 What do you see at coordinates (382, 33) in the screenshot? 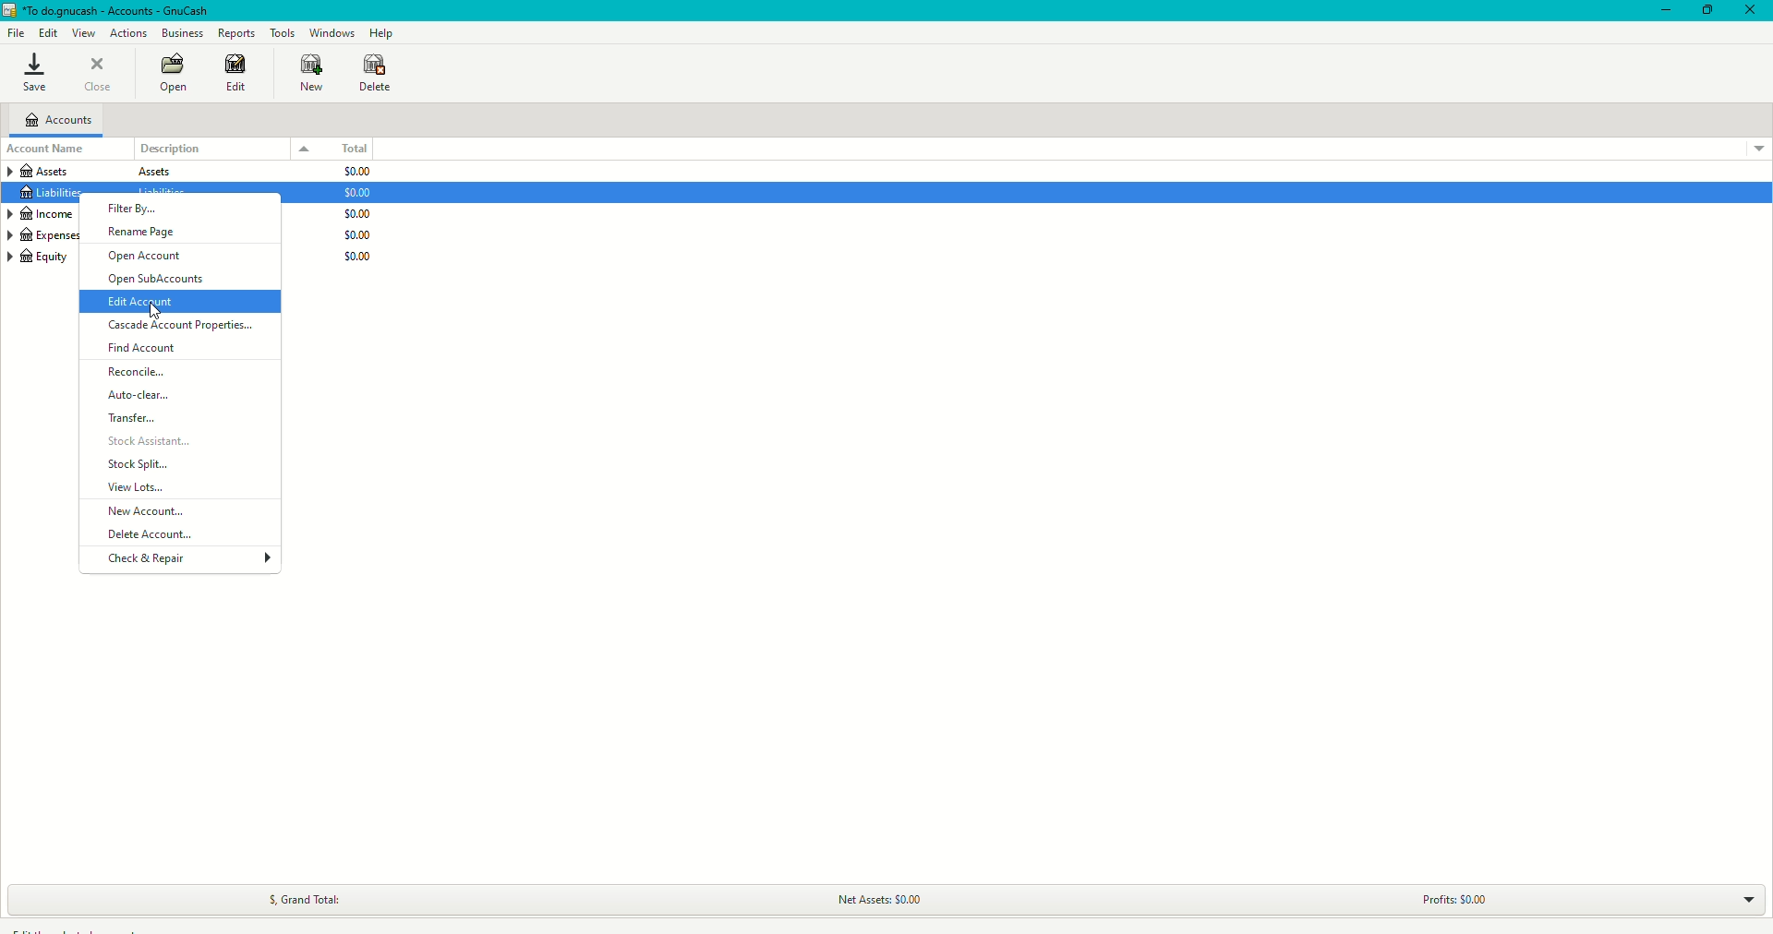
I see `Help` at bounding box center [382, 33].